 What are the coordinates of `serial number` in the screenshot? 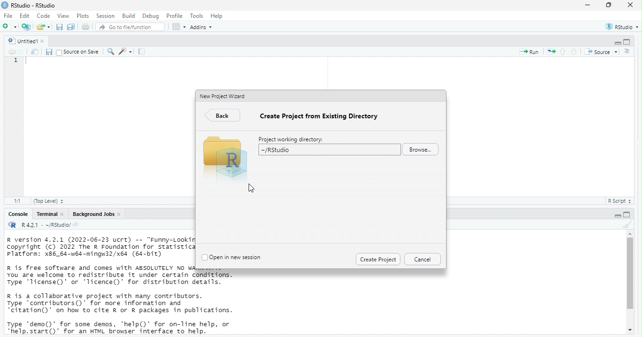 It's located at (16, 63).